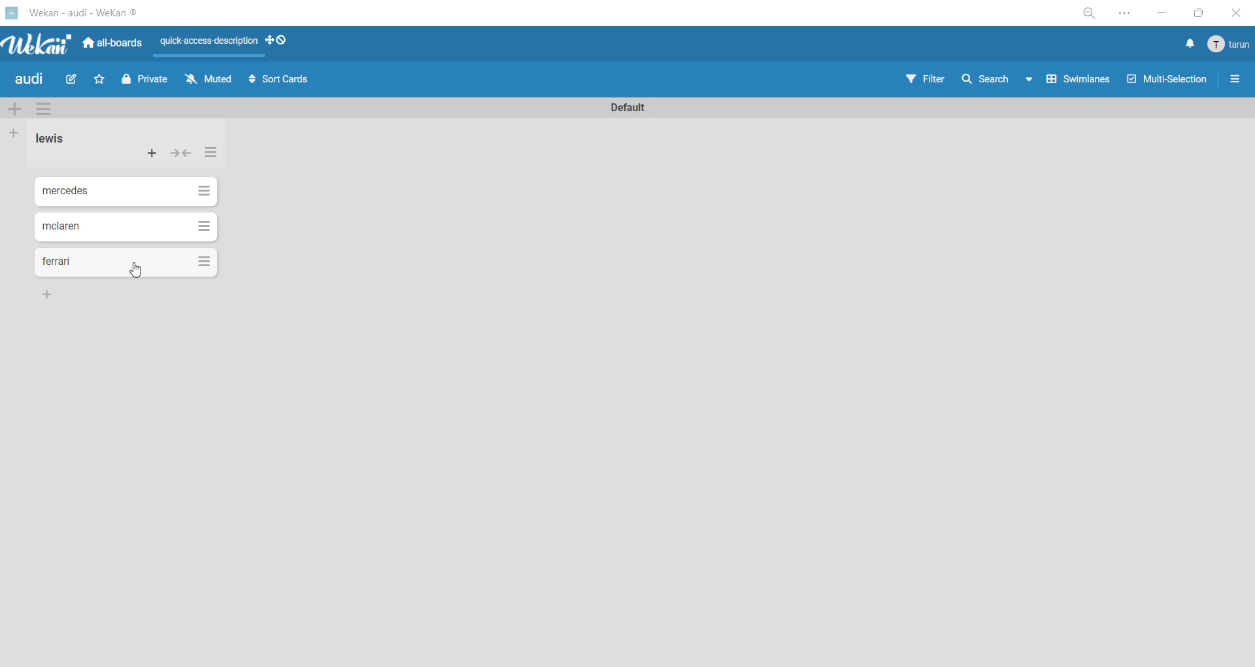 The image size is (1255, 667). I want to click on swimlanes, so click(1075, 84).